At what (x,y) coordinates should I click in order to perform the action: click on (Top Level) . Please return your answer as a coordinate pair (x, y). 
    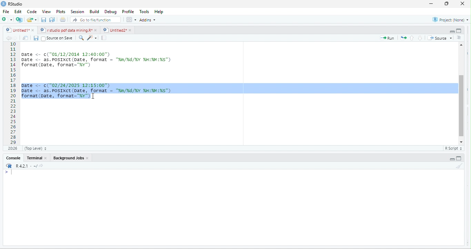
    Looking at the image, I should click on (34, 149).